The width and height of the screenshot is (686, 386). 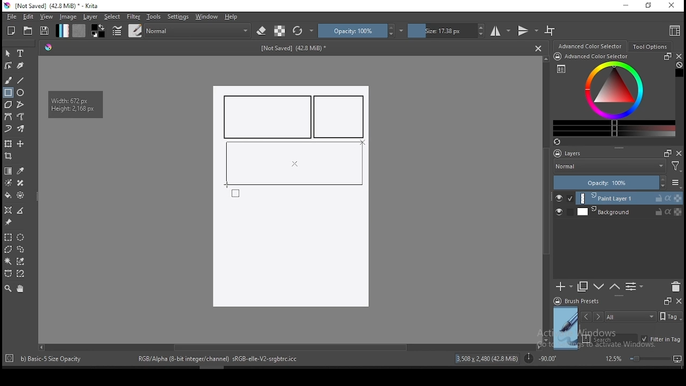 What do you see at coordinates (21, 171) in the screenshot?
I see `pick a color from image and current layer` at bounding box center [21, 171].